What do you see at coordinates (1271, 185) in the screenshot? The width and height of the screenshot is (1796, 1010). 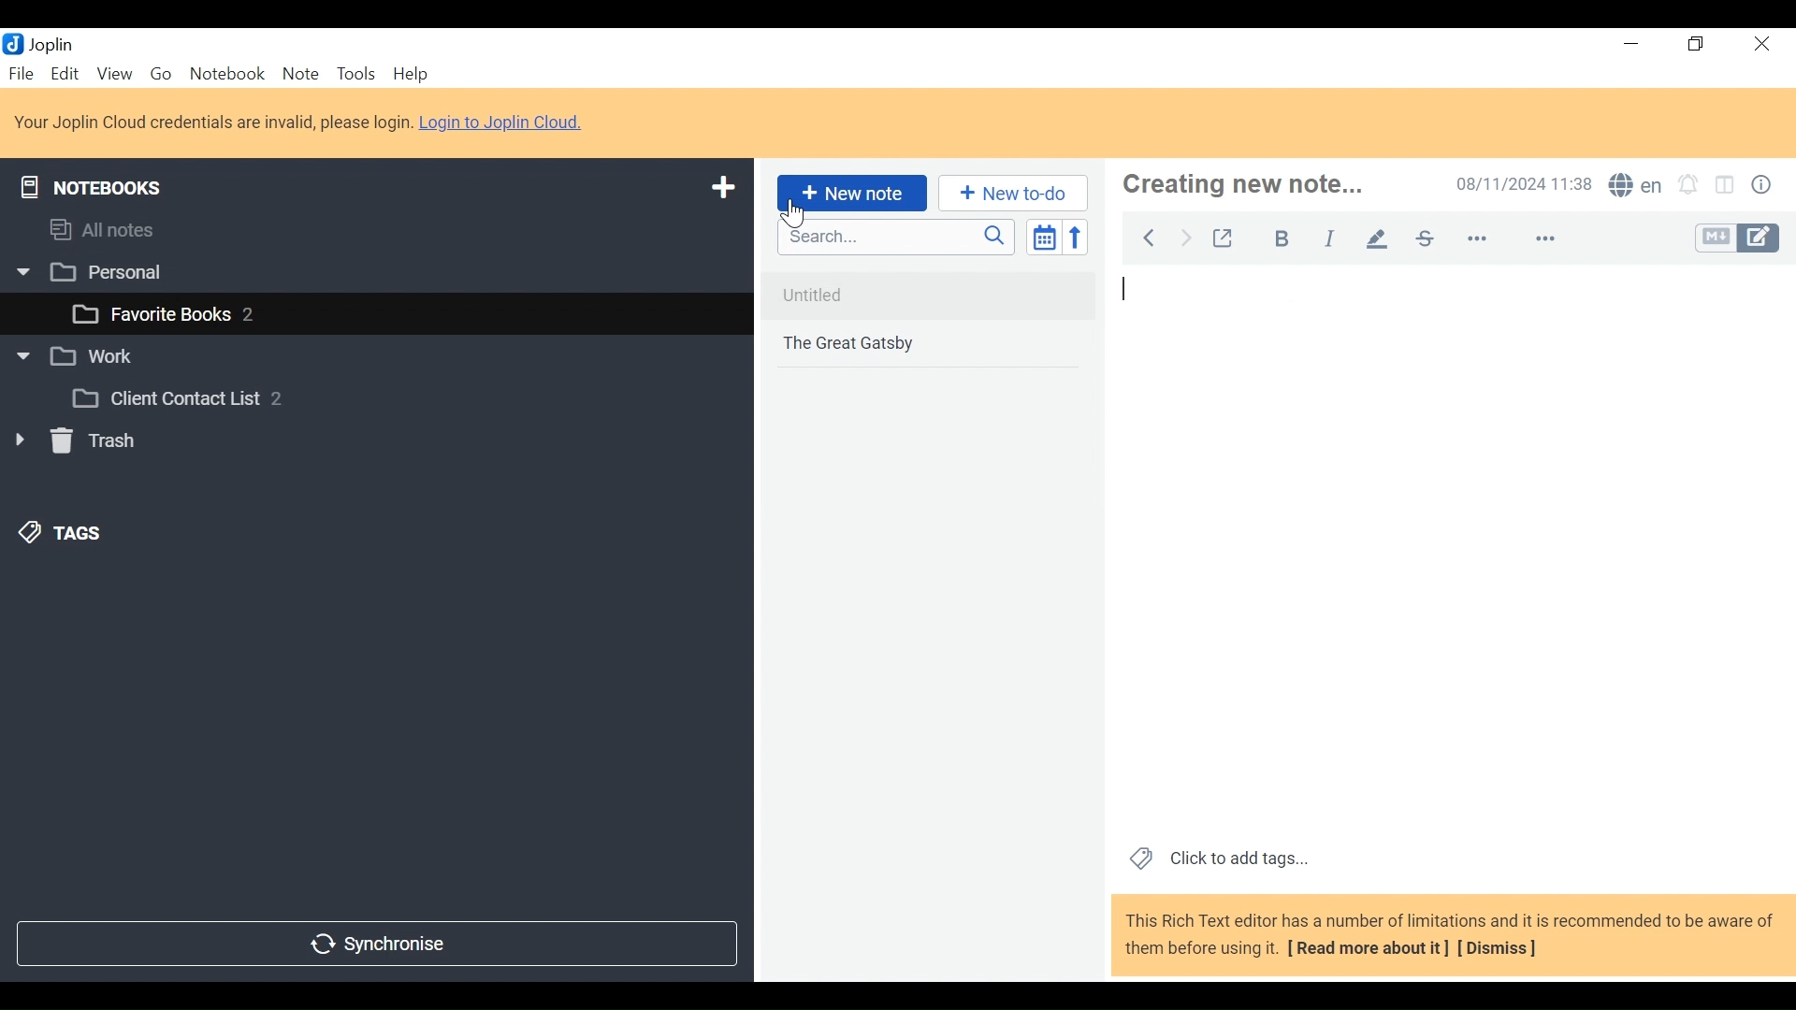 I see `Creating new note...` at bounding box center [1271, 185].